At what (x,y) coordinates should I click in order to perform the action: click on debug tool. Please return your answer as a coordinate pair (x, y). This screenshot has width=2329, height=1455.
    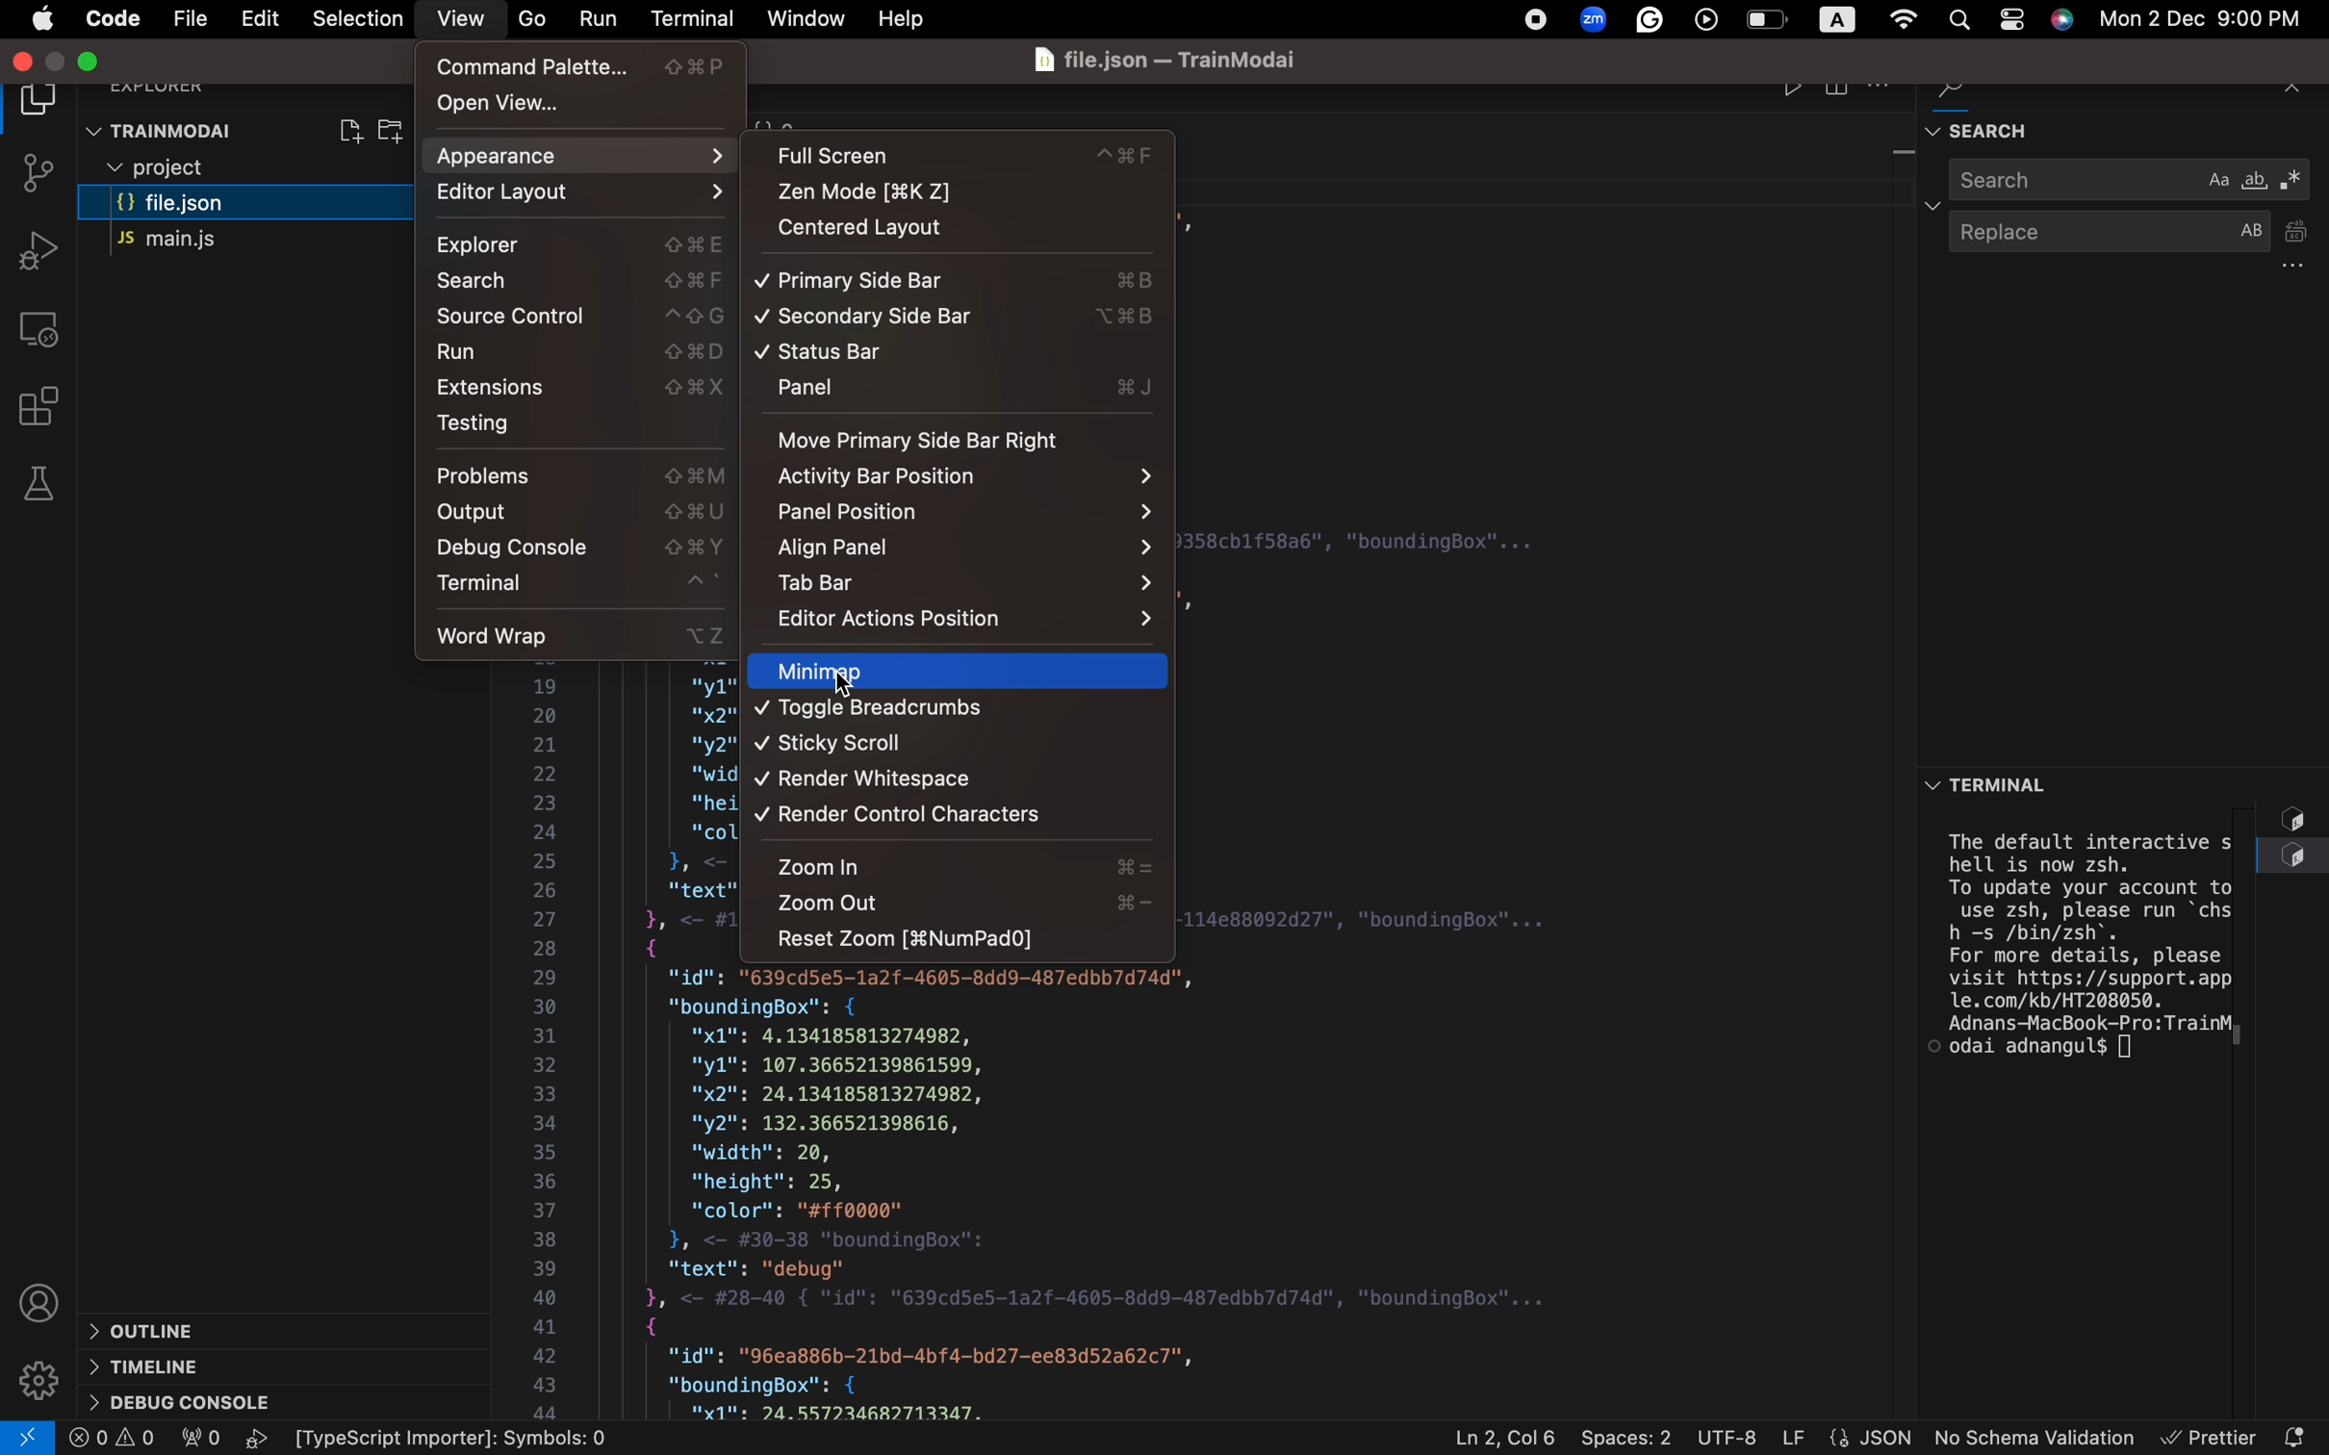
    Looking at the image, I should click on (36, 249).